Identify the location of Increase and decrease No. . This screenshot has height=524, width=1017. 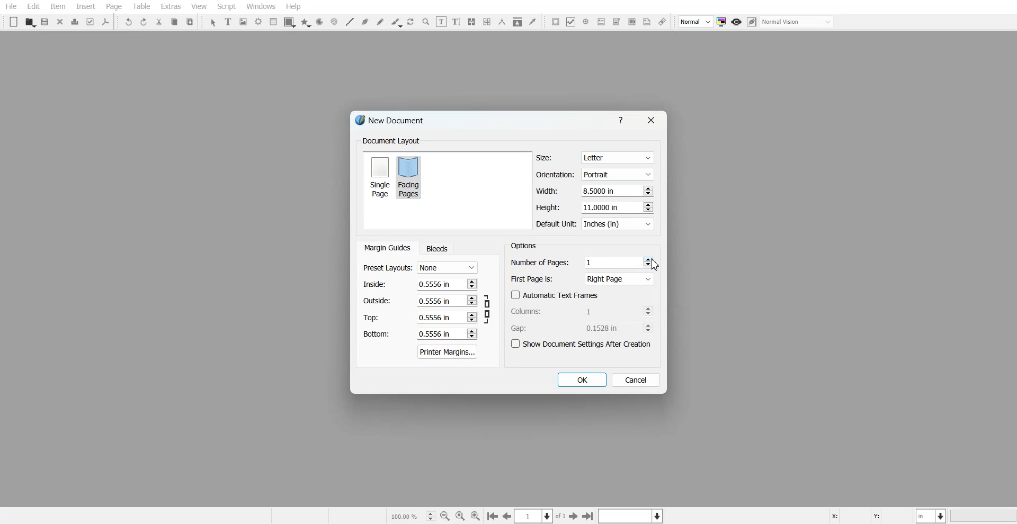
(471, 283).